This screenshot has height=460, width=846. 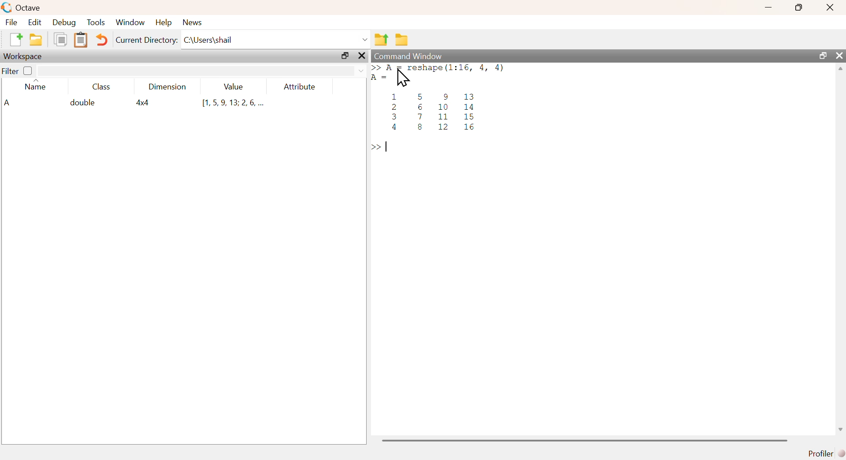 I want to click on commands, so click(x=462, y=109).